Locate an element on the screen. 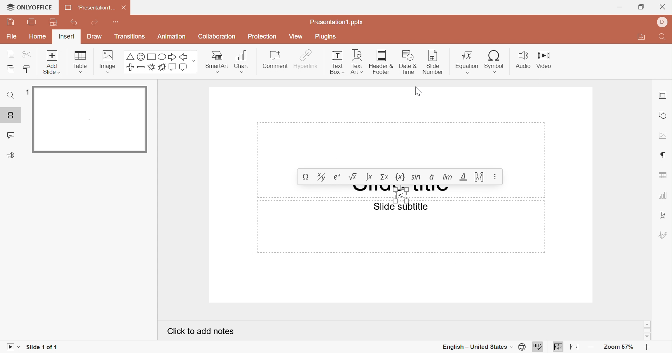 The image size is (672, 353). Text Art settings is located at coordinates (663, 215).